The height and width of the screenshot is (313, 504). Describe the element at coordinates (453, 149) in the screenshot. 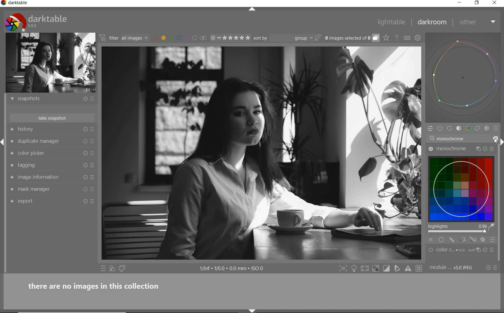

I see `monochrome` at that location.